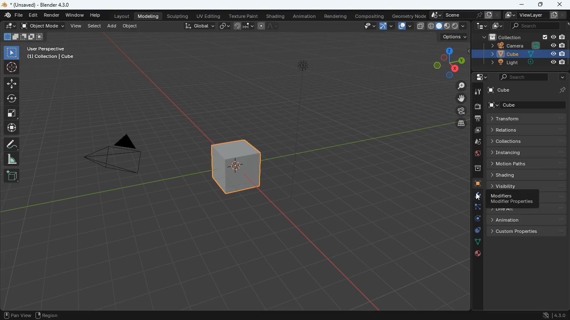 This screenshot has height=320, width=570. Describe the element at coordinates (529, 153) in the screenshot. I see `instancing` at that location.